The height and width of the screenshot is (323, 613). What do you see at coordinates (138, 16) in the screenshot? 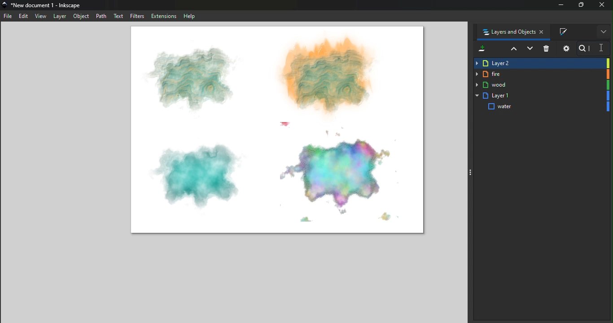
I see `Filters` at bounding box center [138, 16].